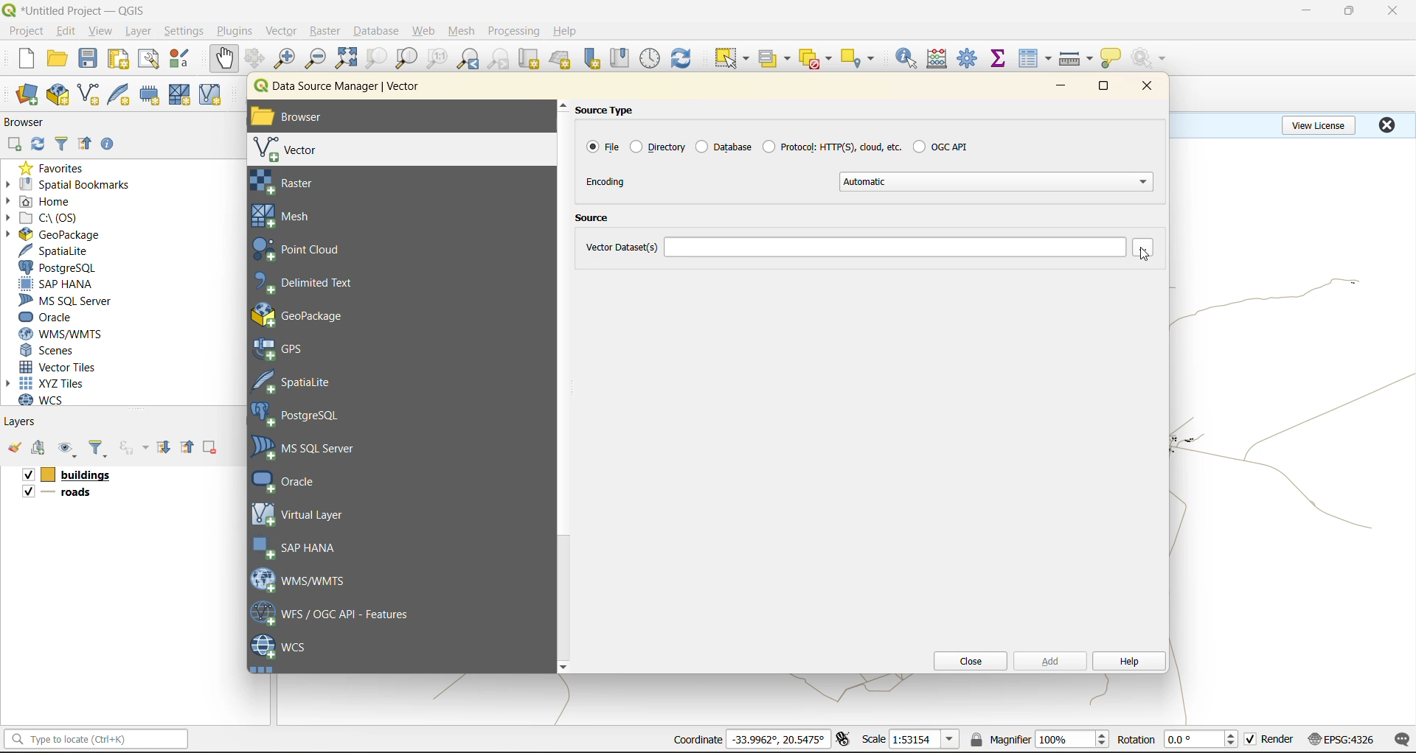 The height and width of the screenshot is (753, 1416). I want to click on new shapefile layer, so click(89, 96).